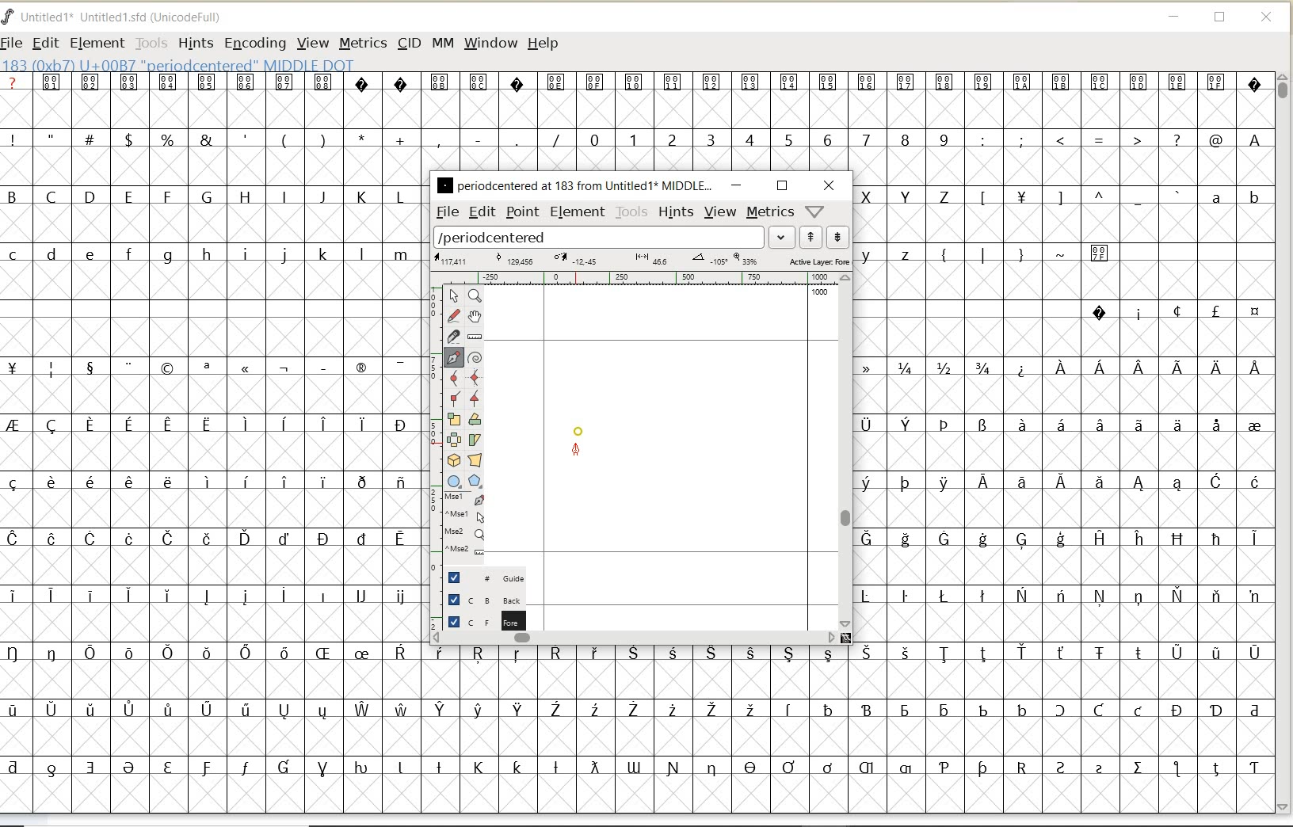  I want to click on Magnify, so click(475, 296).